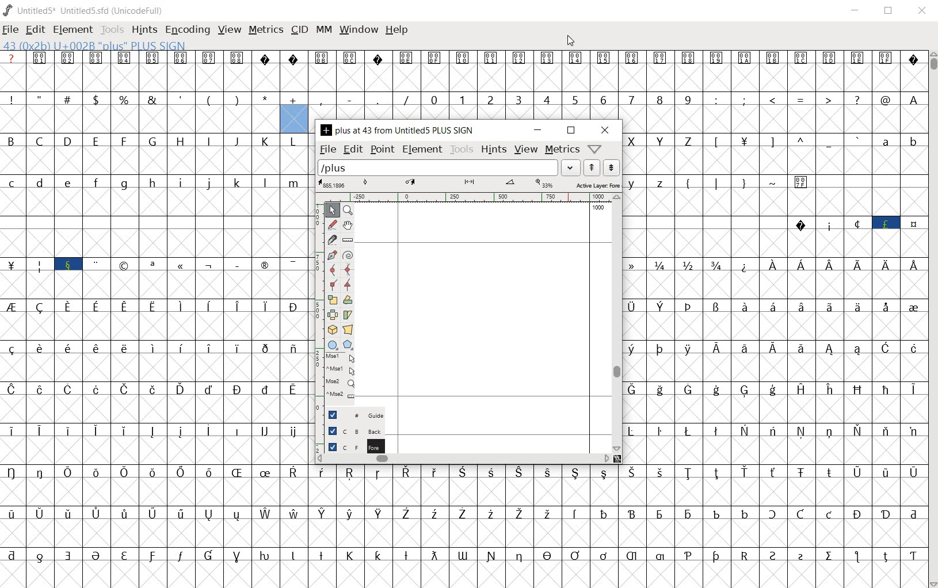 The height and width of the screenshot is (588, 938). What do you see at coordinates (526, 150) in the screenshot?
I see `view` at bounding box center [526, 150].